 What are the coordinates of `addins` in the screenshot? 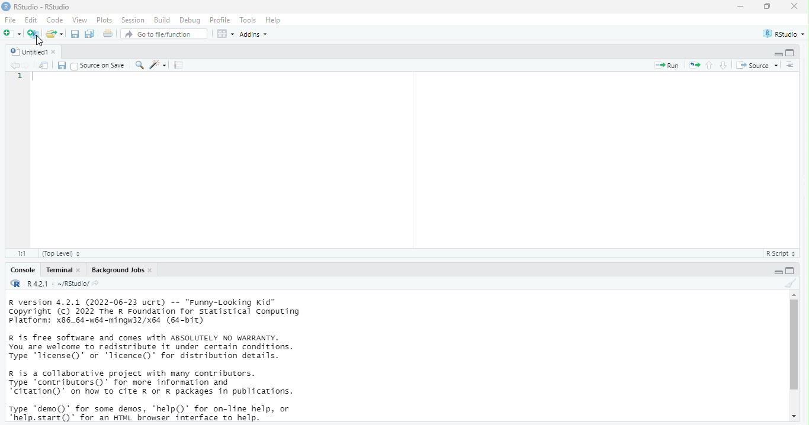 It's located at (255, 33).